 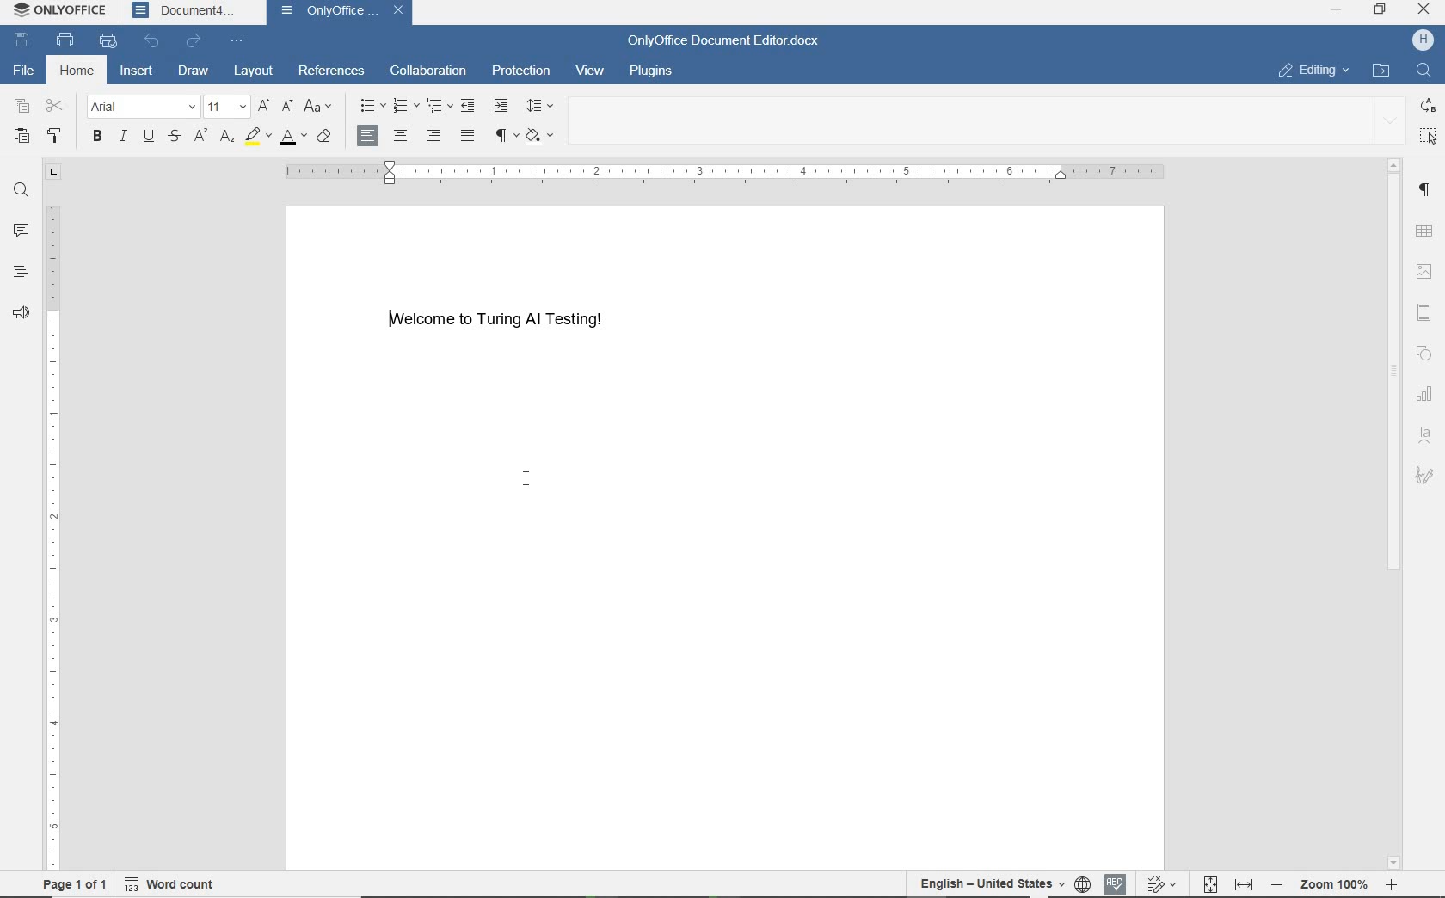 I want to click on references, so click(x=334, y=73).